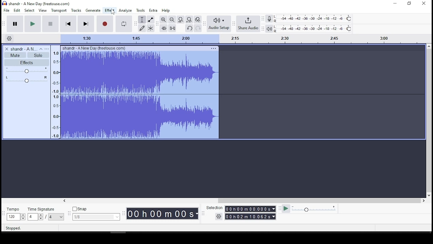  What do you see at coordinates (311, 209) in the screenshot?
I see `playback speed` at bounding box center [311, 209].